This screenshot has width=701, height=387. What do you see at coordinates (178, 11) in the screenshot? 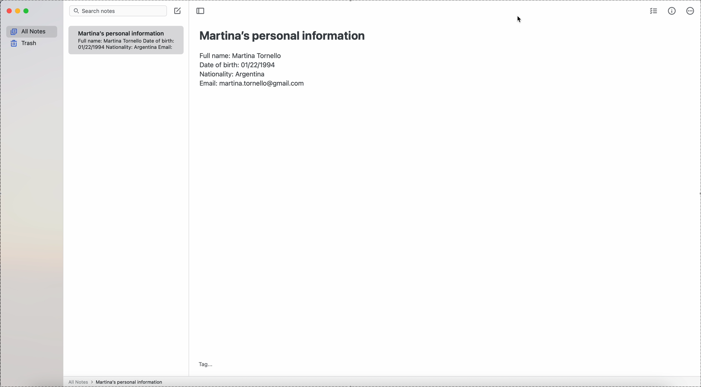
I see `create note` at bounding box center [178, 11].